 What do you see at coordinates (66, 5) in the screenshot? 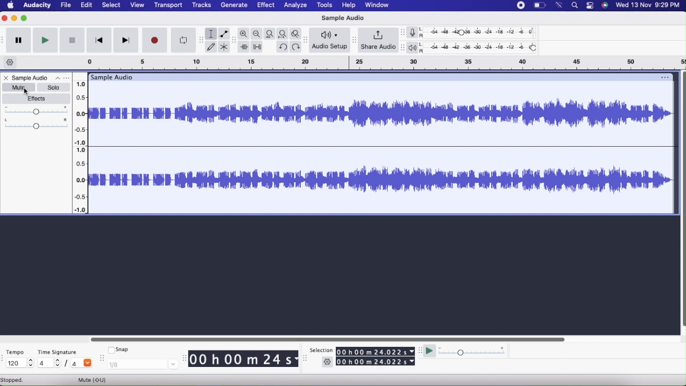
I see `File` at bounding box center [66, 5].